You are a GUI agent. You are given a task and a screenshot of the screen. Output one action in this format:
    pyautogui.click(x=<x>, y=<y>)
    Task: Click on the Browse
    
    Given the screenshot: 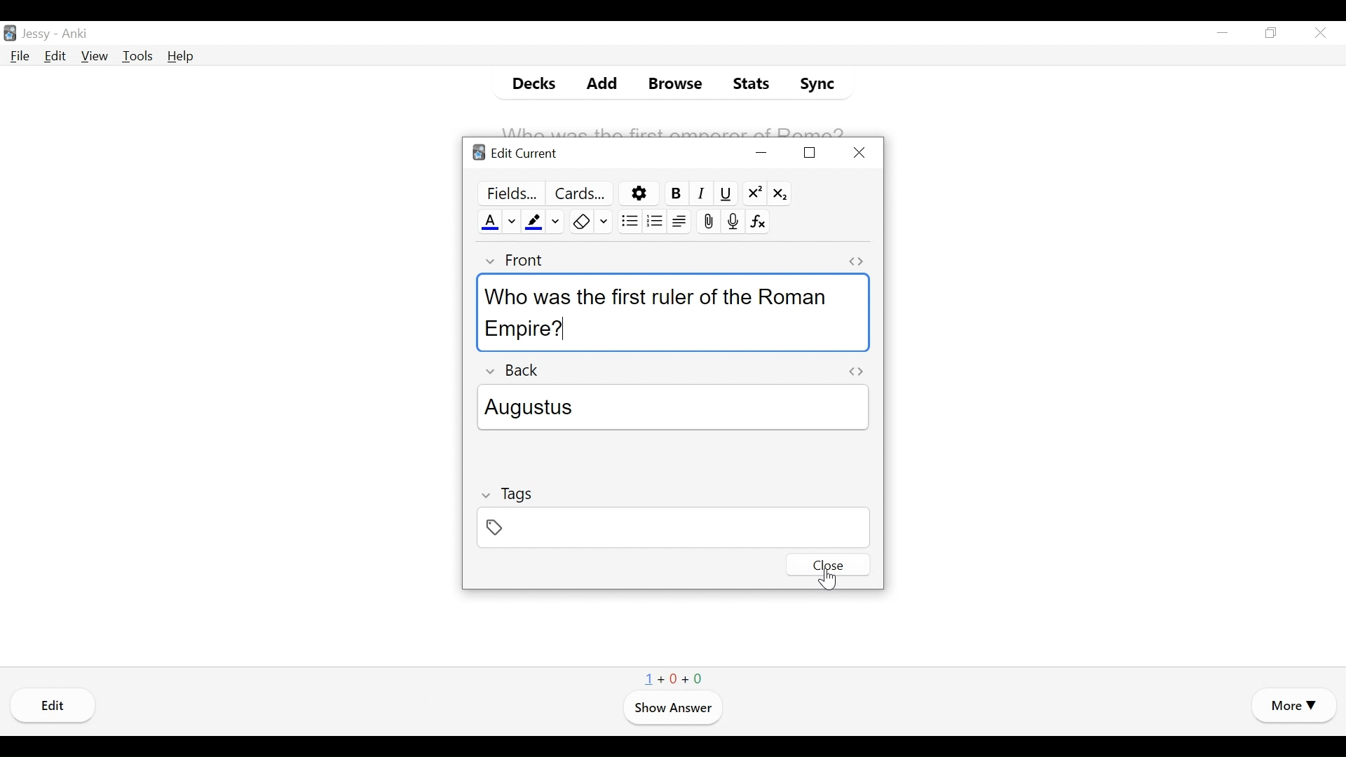 What is the action you would take?
    pyautogui.click(x=671, y=83)
    